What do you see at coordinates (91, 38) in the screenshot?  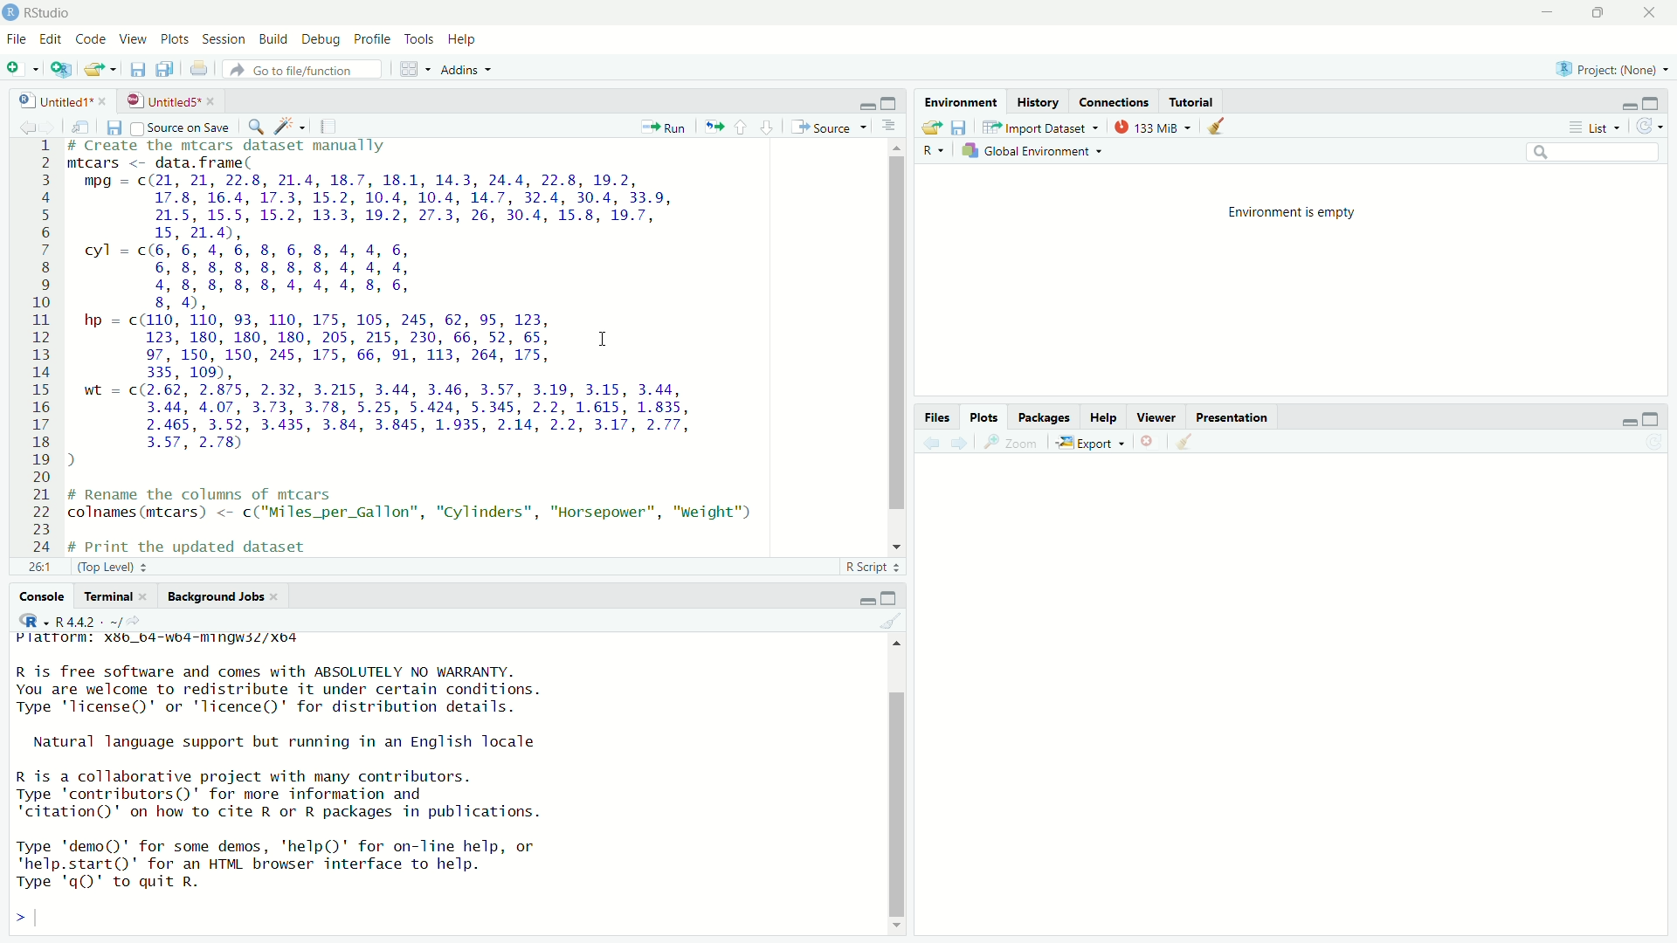 I see `Code` at bounding box center [91, 38].